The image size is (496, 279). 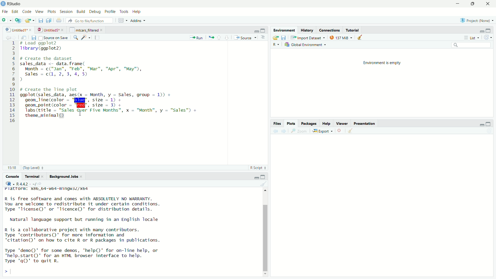 What do you see at coordinates (111, 12) in the screenshot?
I see `profile` at bounding box center [111, 12].